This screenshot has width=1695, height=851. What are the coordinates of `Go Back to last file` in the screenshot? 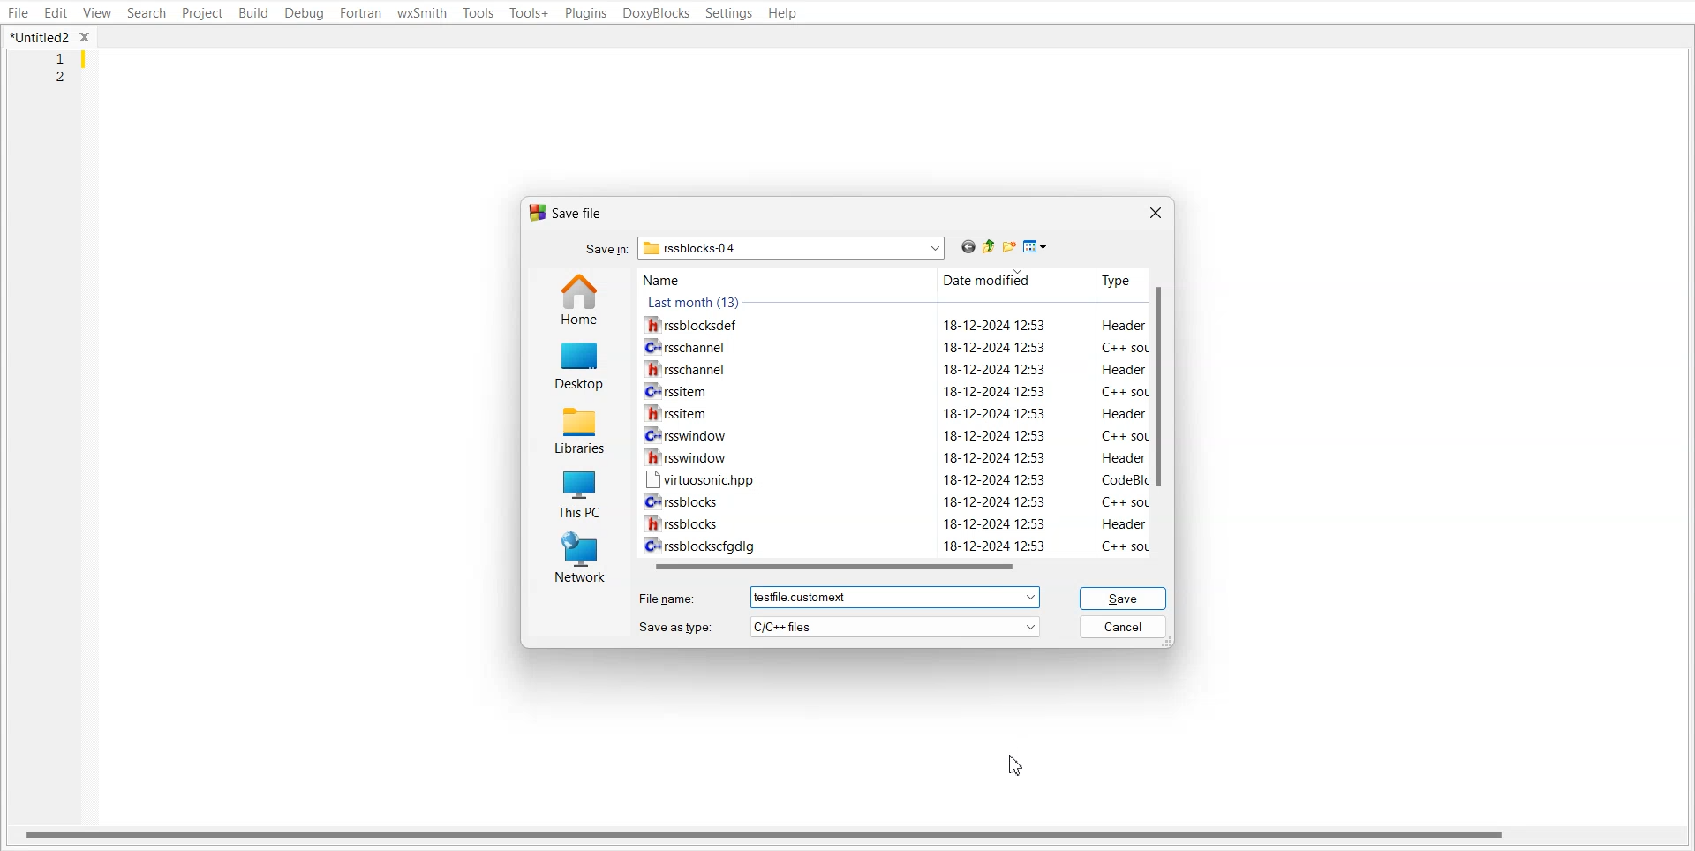 It's located at (968, 246).